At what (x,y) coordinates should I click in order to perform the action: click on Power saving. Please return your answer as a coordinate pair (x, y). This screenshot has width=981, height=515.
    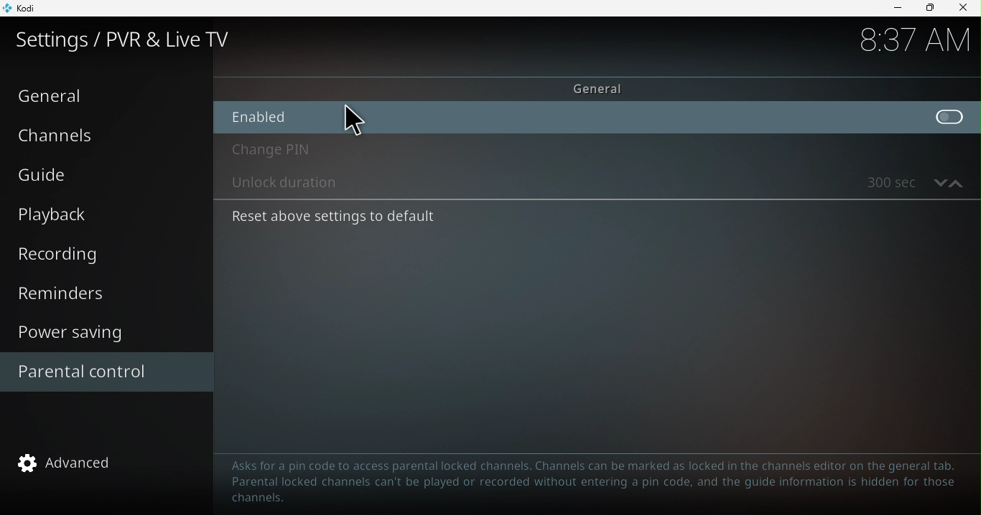
    Looking at the image, I should click on (107, 333).